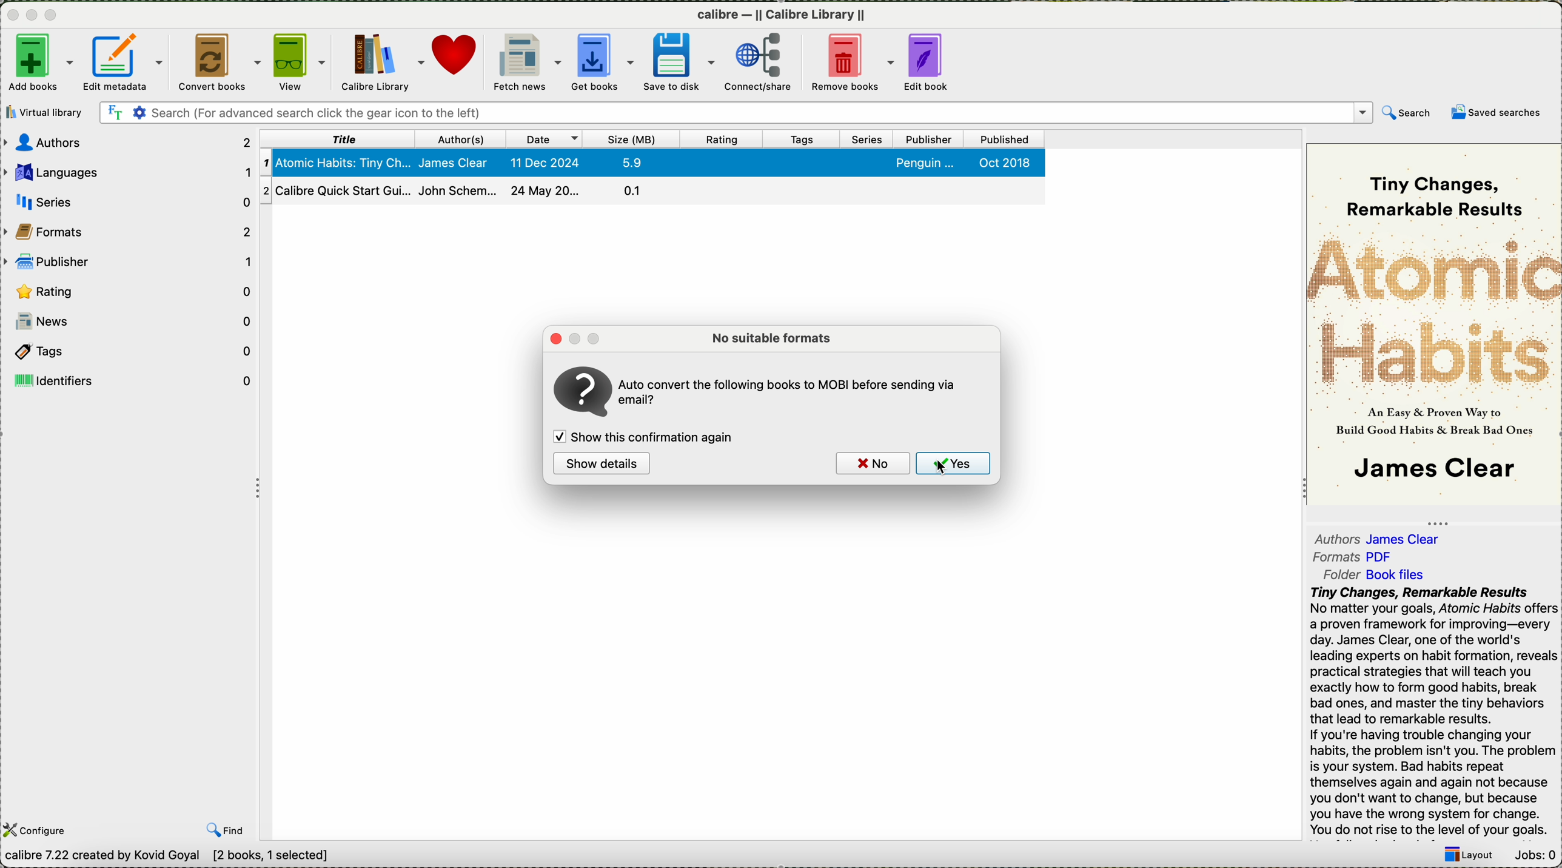 This screenshot has width=1562, height=868. What do you see at coordinates (41, 63) in the screenshot?
I see `add boks` at bounding box center [41, 63].